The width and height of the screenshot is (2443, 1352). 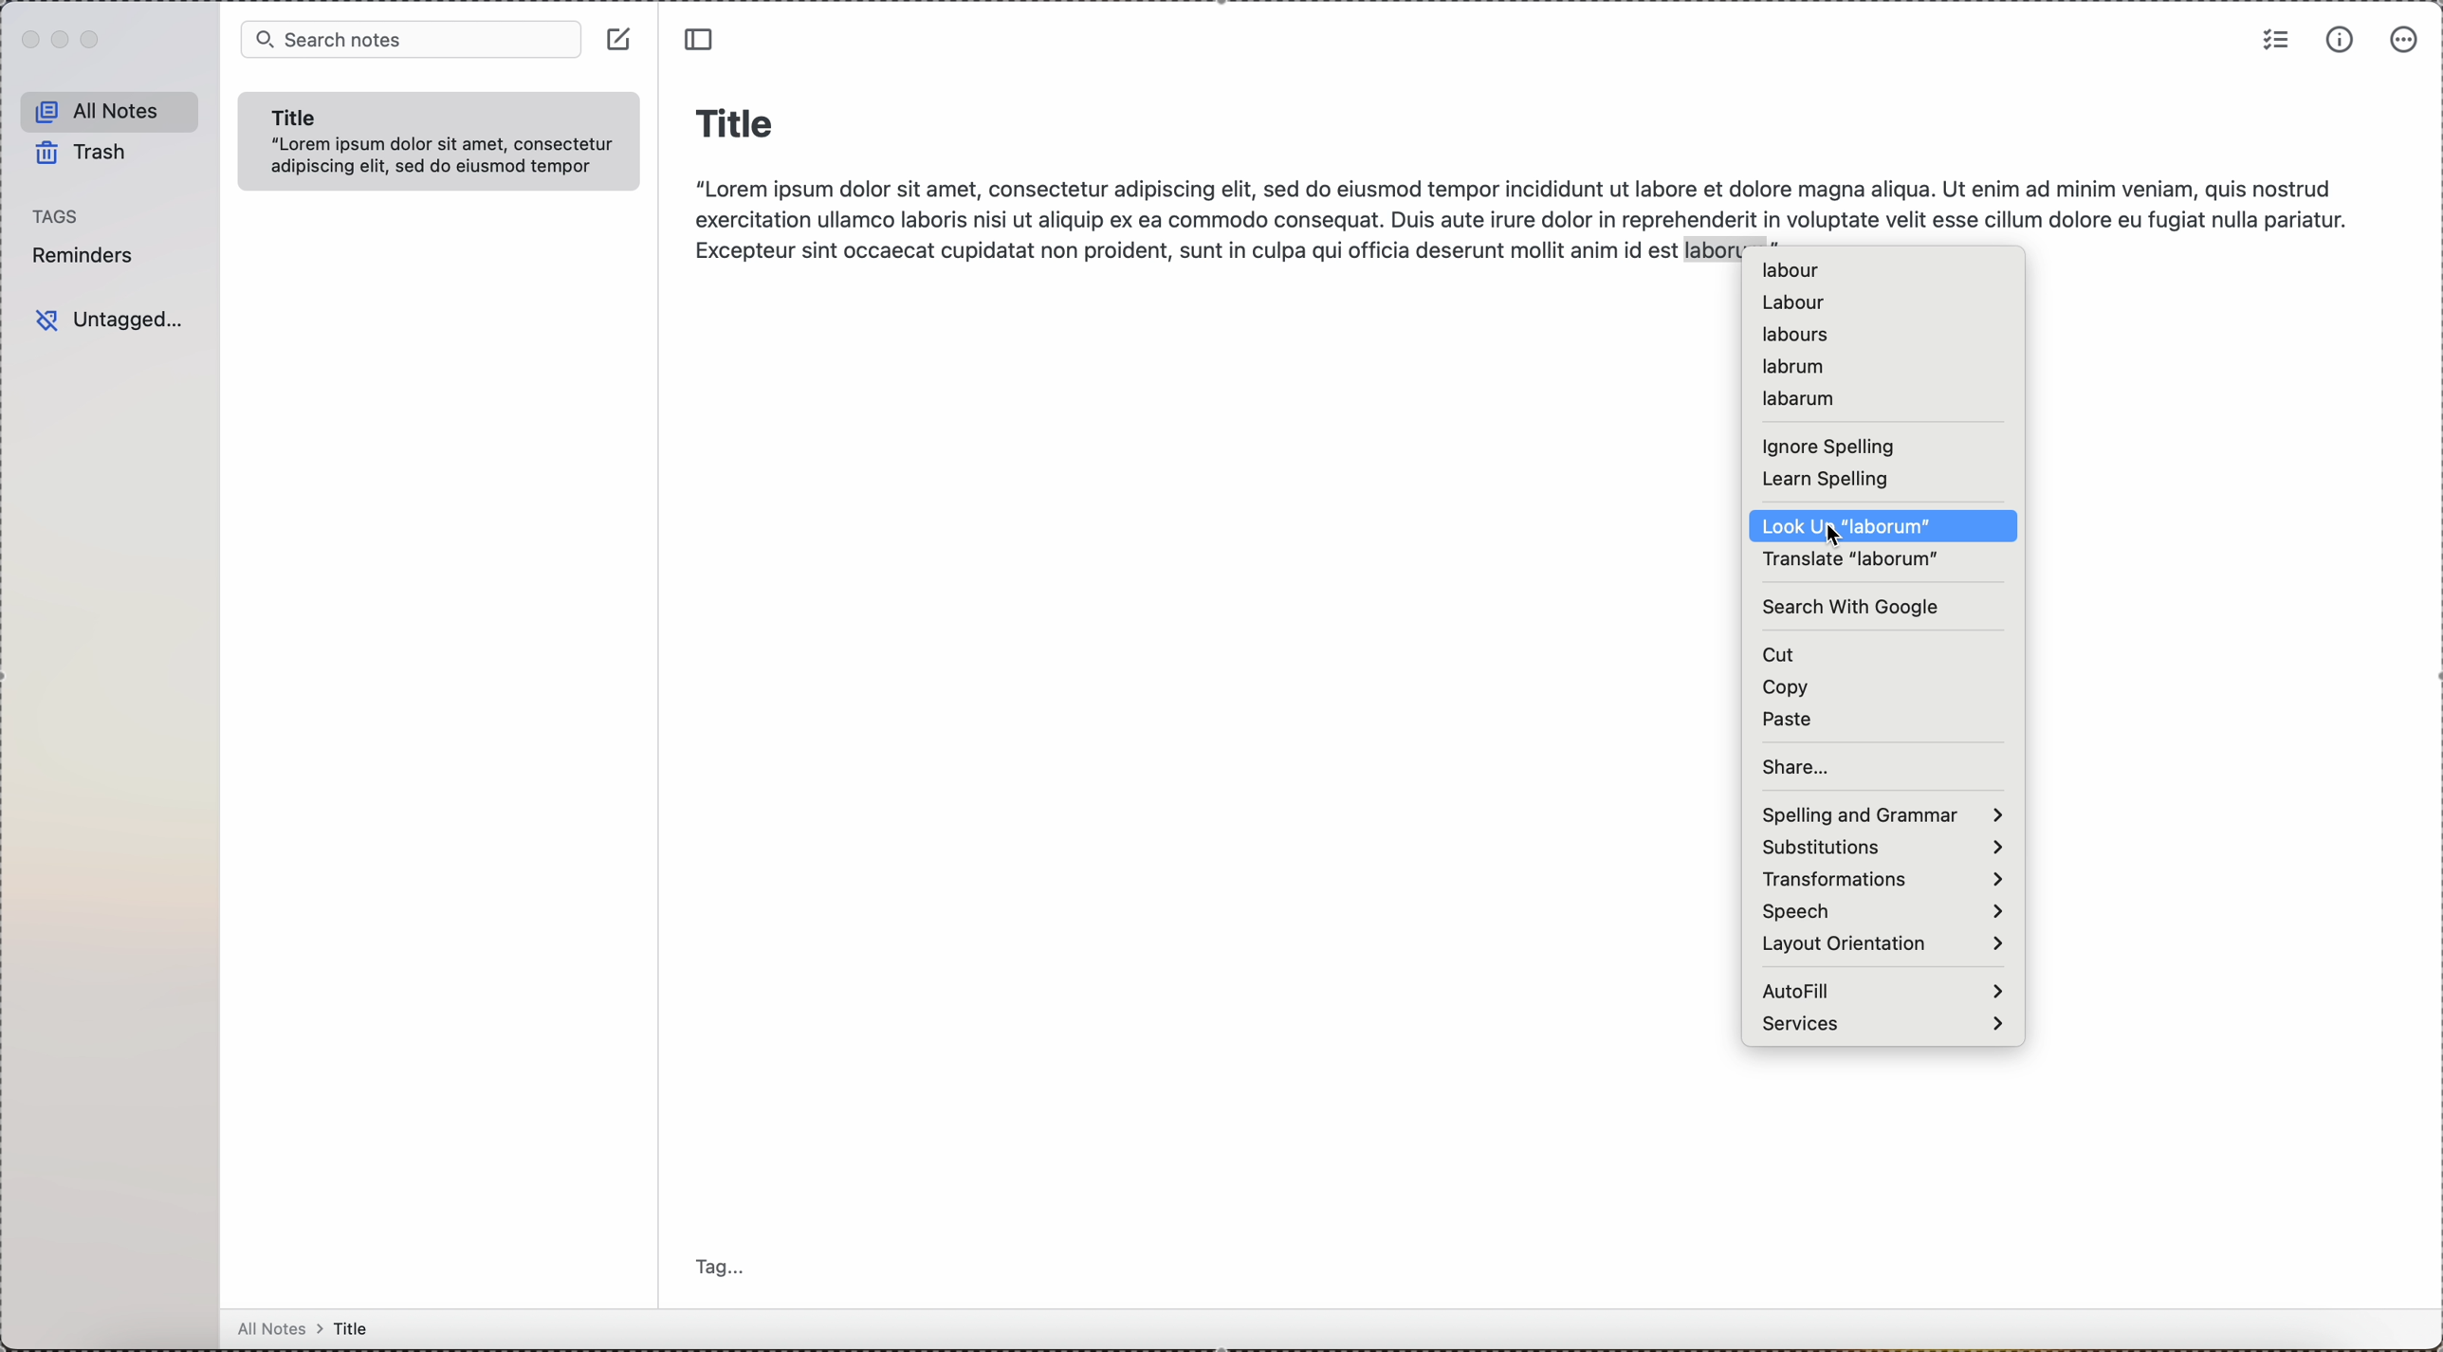 What do you see at coordinates (1826, 448) in the screenshot?
I see `ignore spelling` at bounding box center [1826, 448].